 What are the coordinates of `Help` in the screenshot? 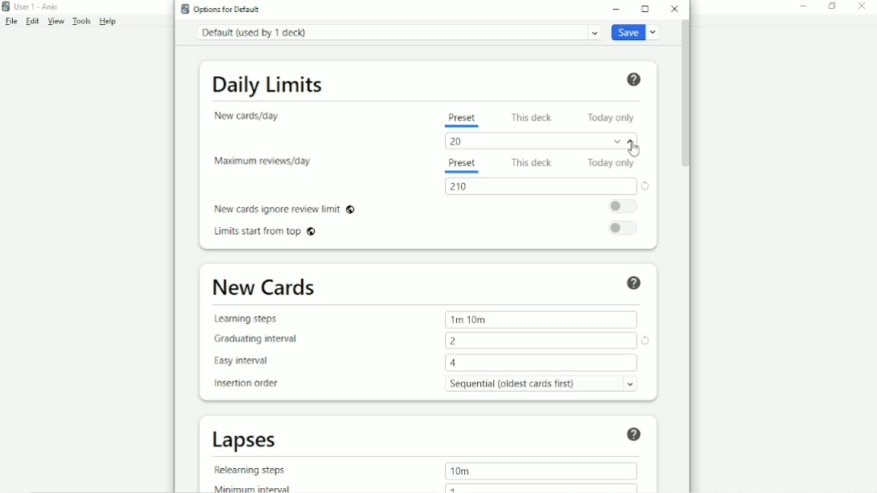 It's located at (109, 22).